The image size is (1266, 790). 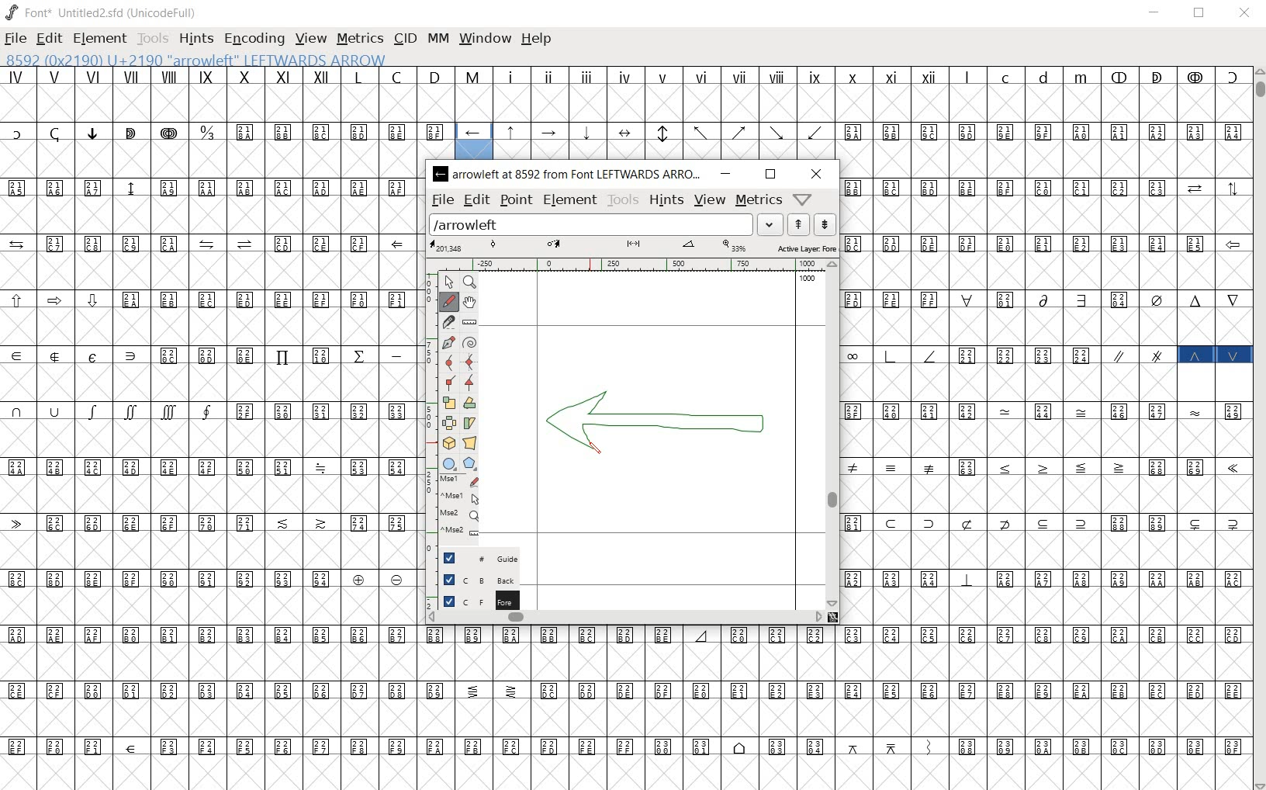 I want to click on restore, so click(x=771, y=175).